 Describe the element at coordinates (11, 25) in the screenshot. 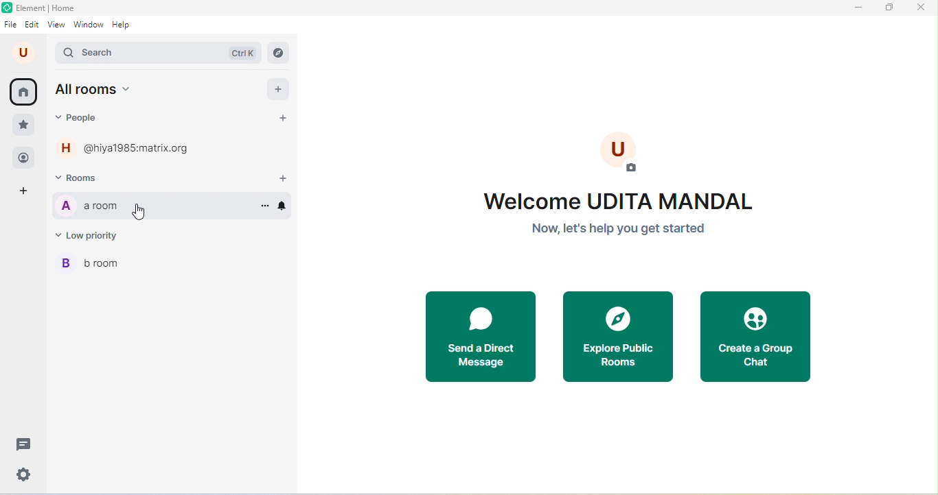

I see `file` at that location.